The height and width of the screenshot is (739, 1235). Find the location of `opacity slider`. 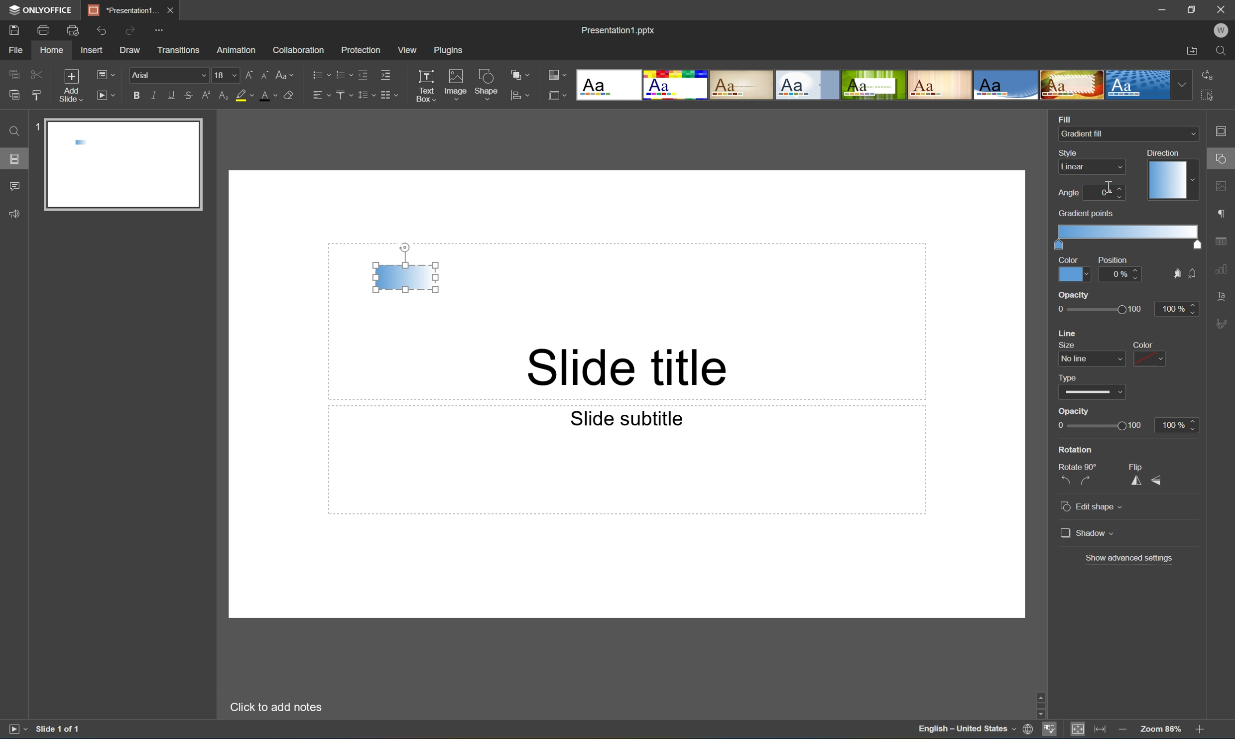

opacity slider is located at coordinates (1095, 309).